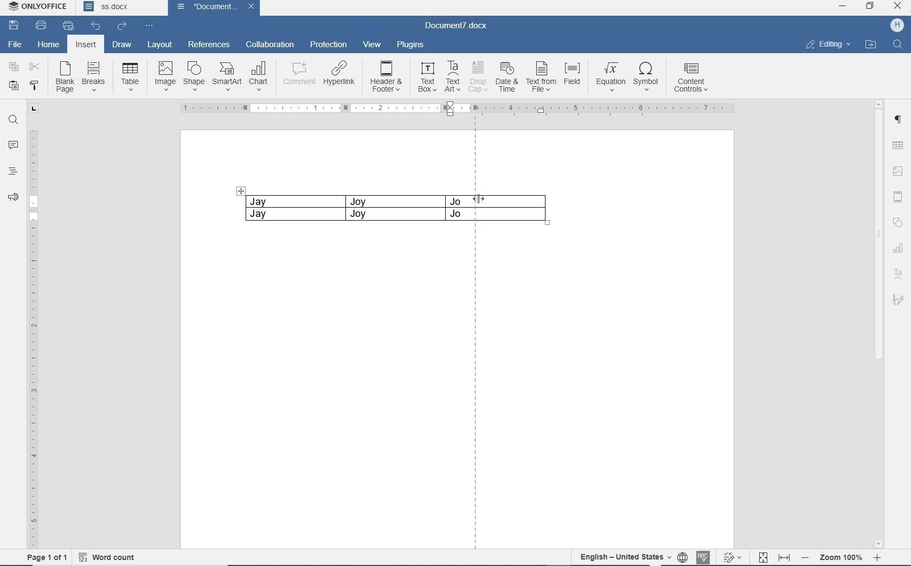 The image size is (911, 566). Describe the element at coordinates (898, 274) in the screenshot. I see `TEXT ART` at that location.